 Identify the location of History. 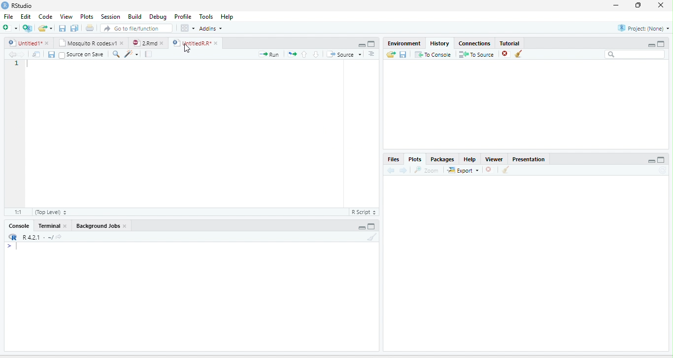
(440, 43).